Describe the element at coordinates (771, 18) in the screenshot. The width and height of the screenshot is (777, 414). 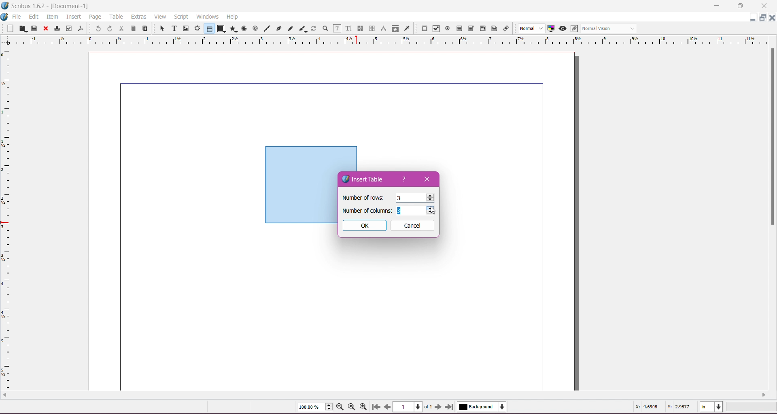
I see `CLOSE BUTTON` at that location.